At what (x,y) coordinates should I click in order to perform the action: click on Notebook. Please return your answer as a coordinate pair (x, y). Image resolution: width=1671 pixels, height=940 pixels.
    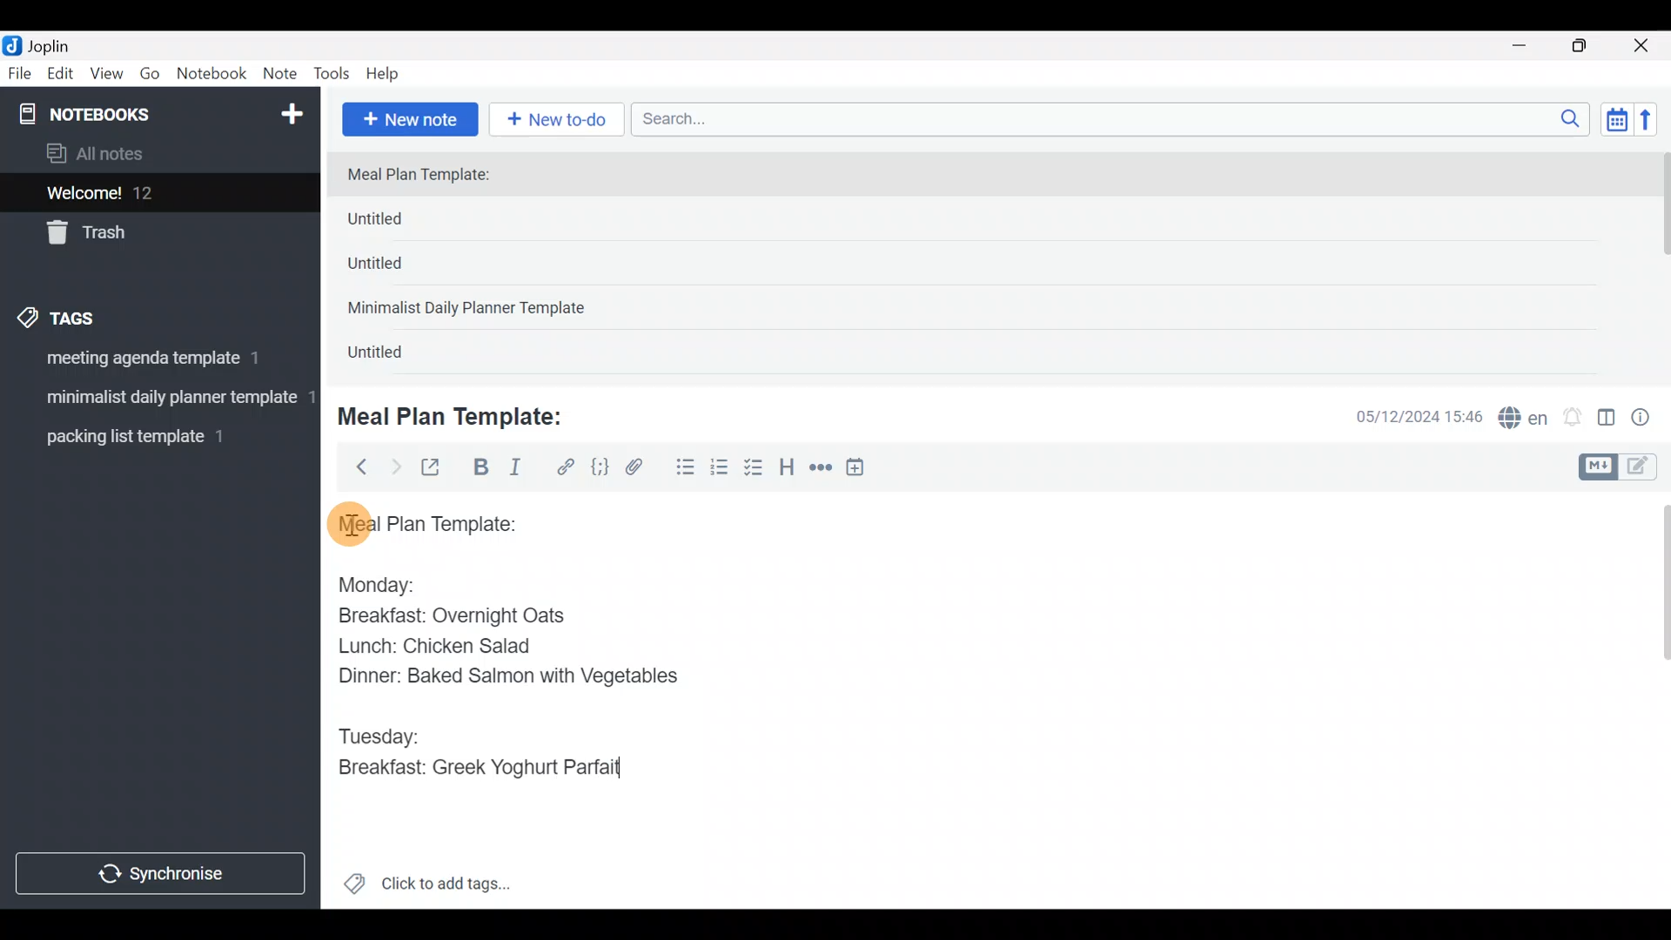
    Looking at the image, I should click on (212, 74).